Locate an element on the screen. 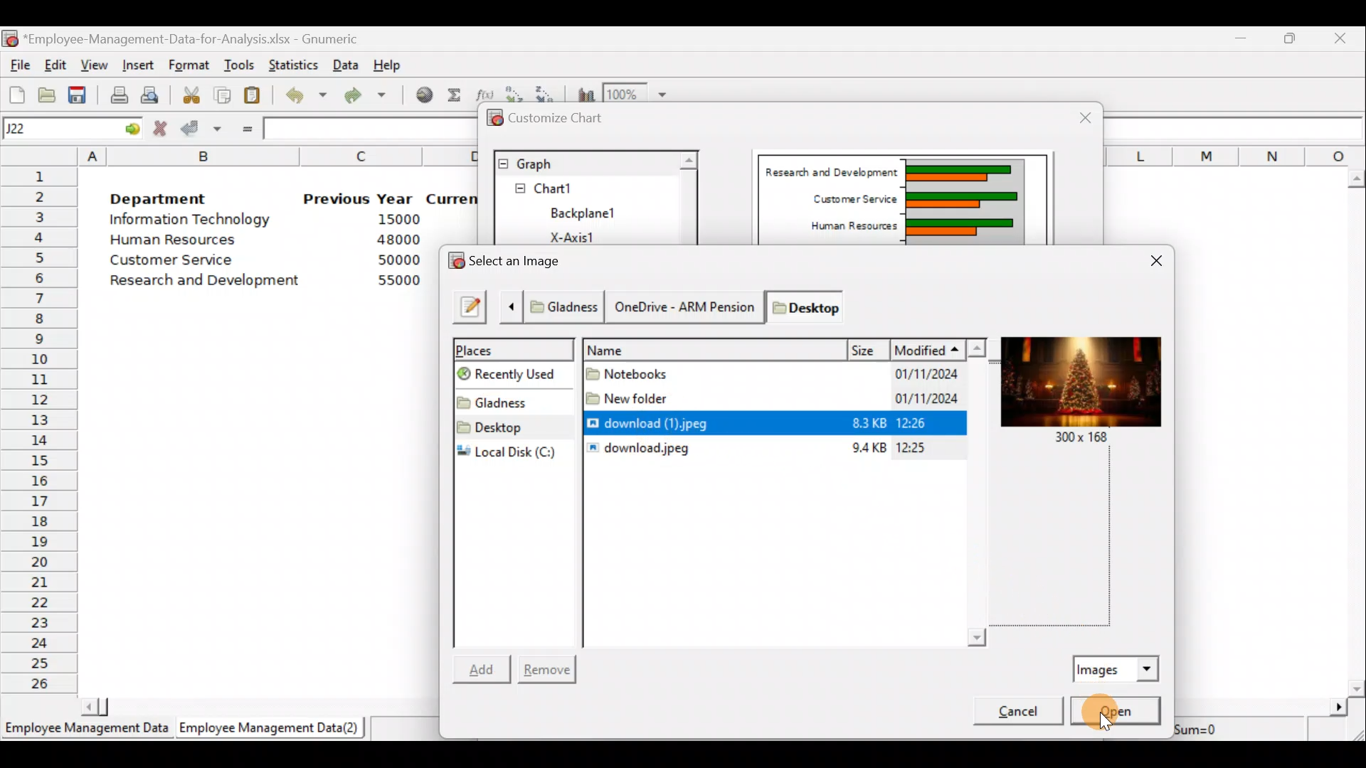 The height and width of the screenshot is (768, 1366). download (1).jpeg is located at coordinates (657, 421).